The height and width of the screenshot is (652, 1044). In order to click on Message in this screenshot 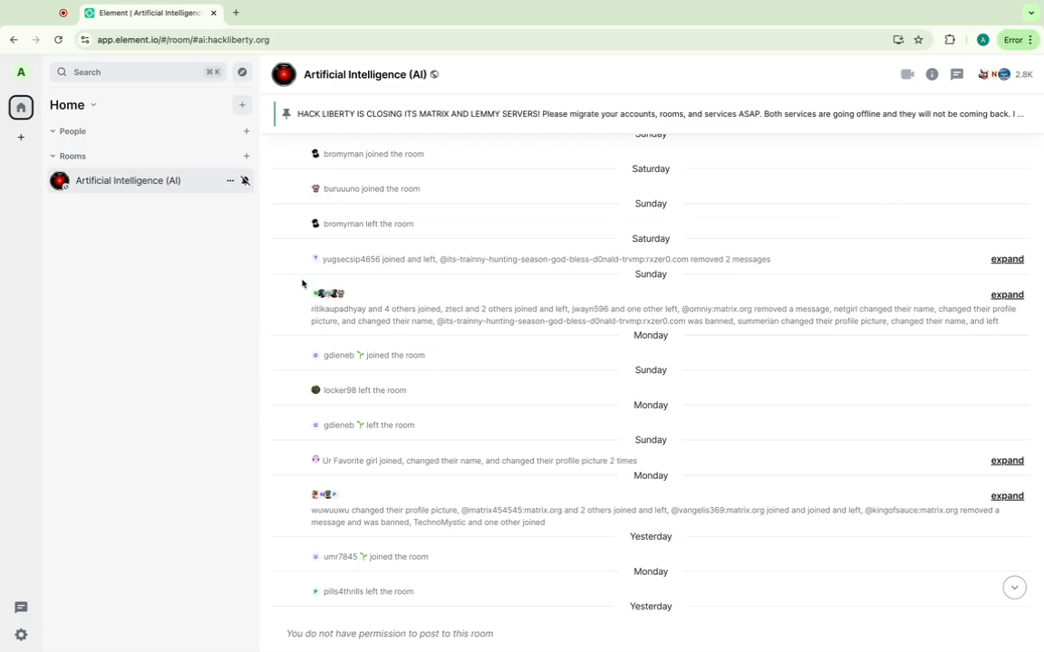, I will do `click(392, 156)`.